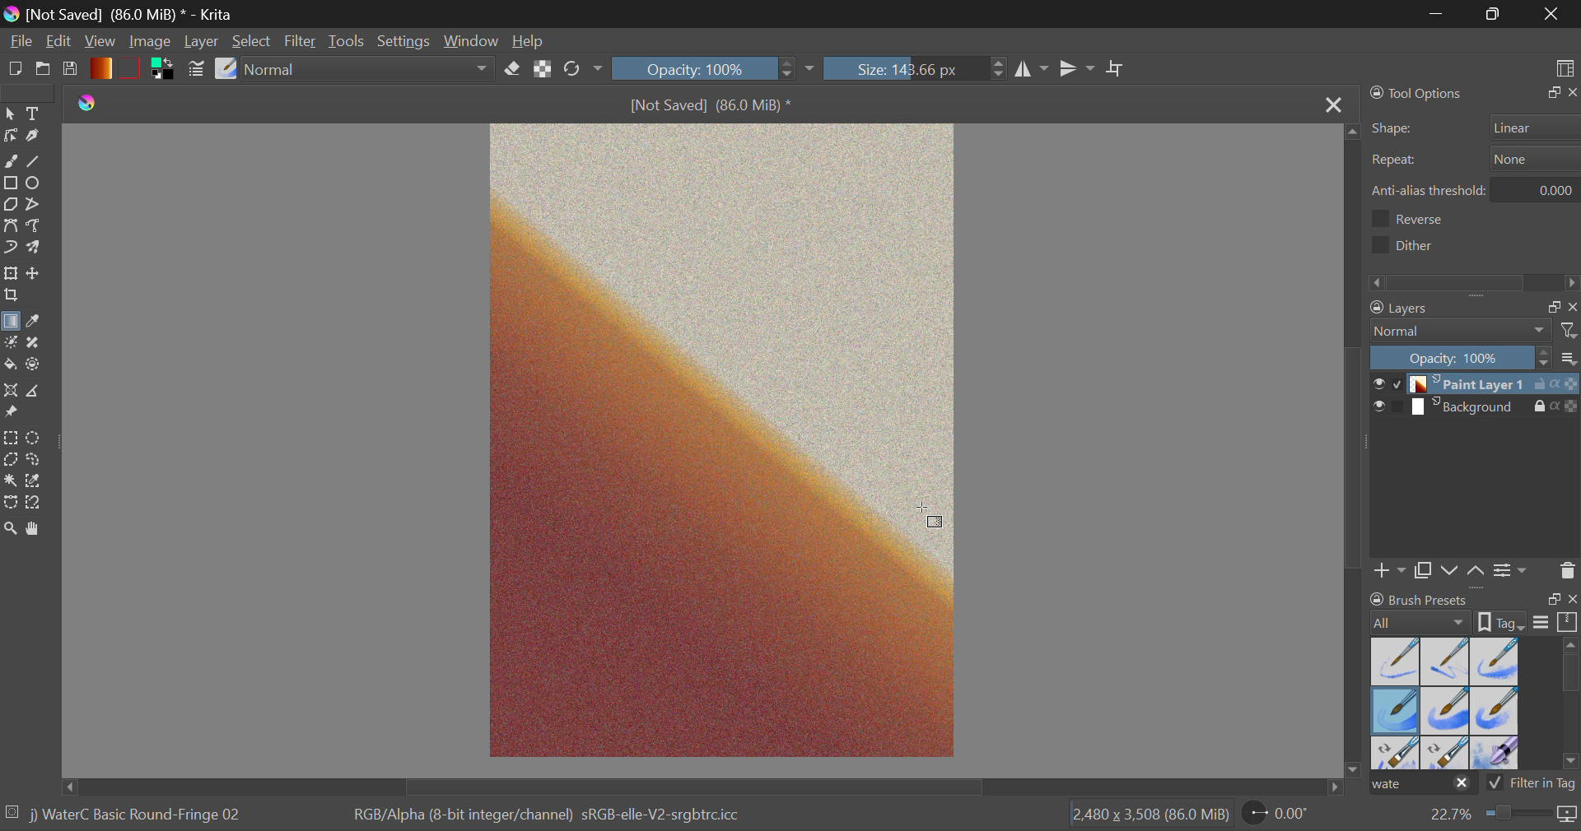 This screenshot has height=831, width=1581. What do you see at coordinates (1500, 818) in the screenshot?
I see `Zoom 22.7%` at bounding box center [1500, 818].